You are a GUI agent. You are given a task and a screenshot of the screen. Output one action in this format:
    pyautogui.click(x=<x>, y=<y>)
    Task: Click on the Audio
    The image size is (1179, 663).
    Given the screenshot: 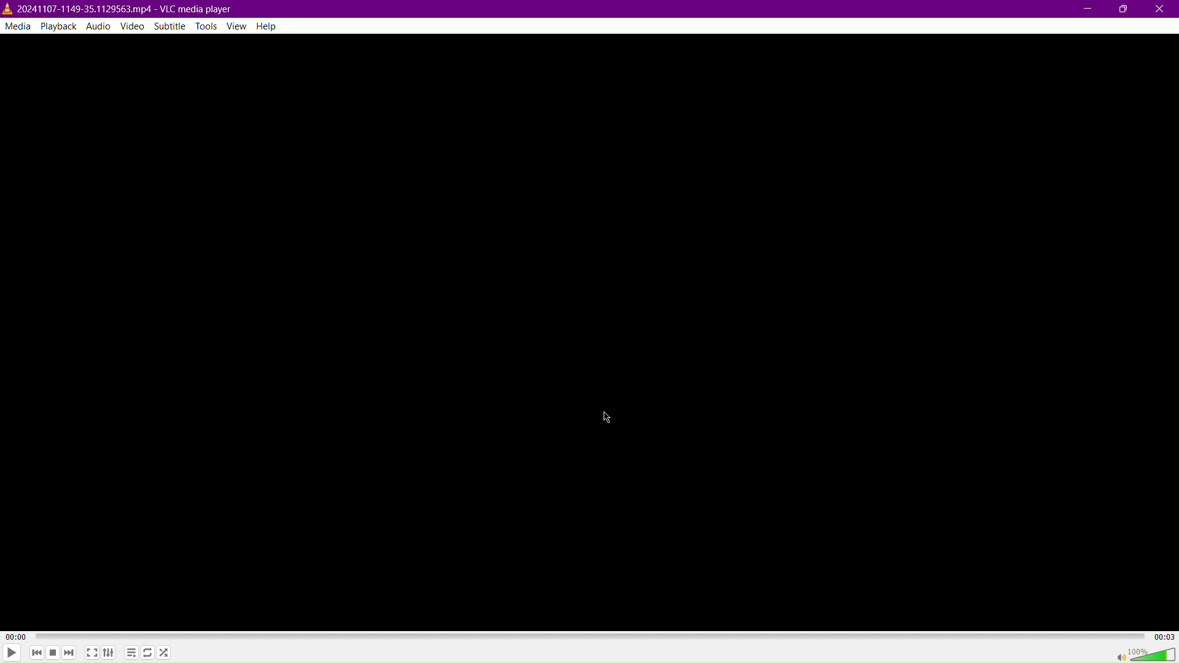 What is the action you would take?
    pyautogui.click(x=98, y=26)
    